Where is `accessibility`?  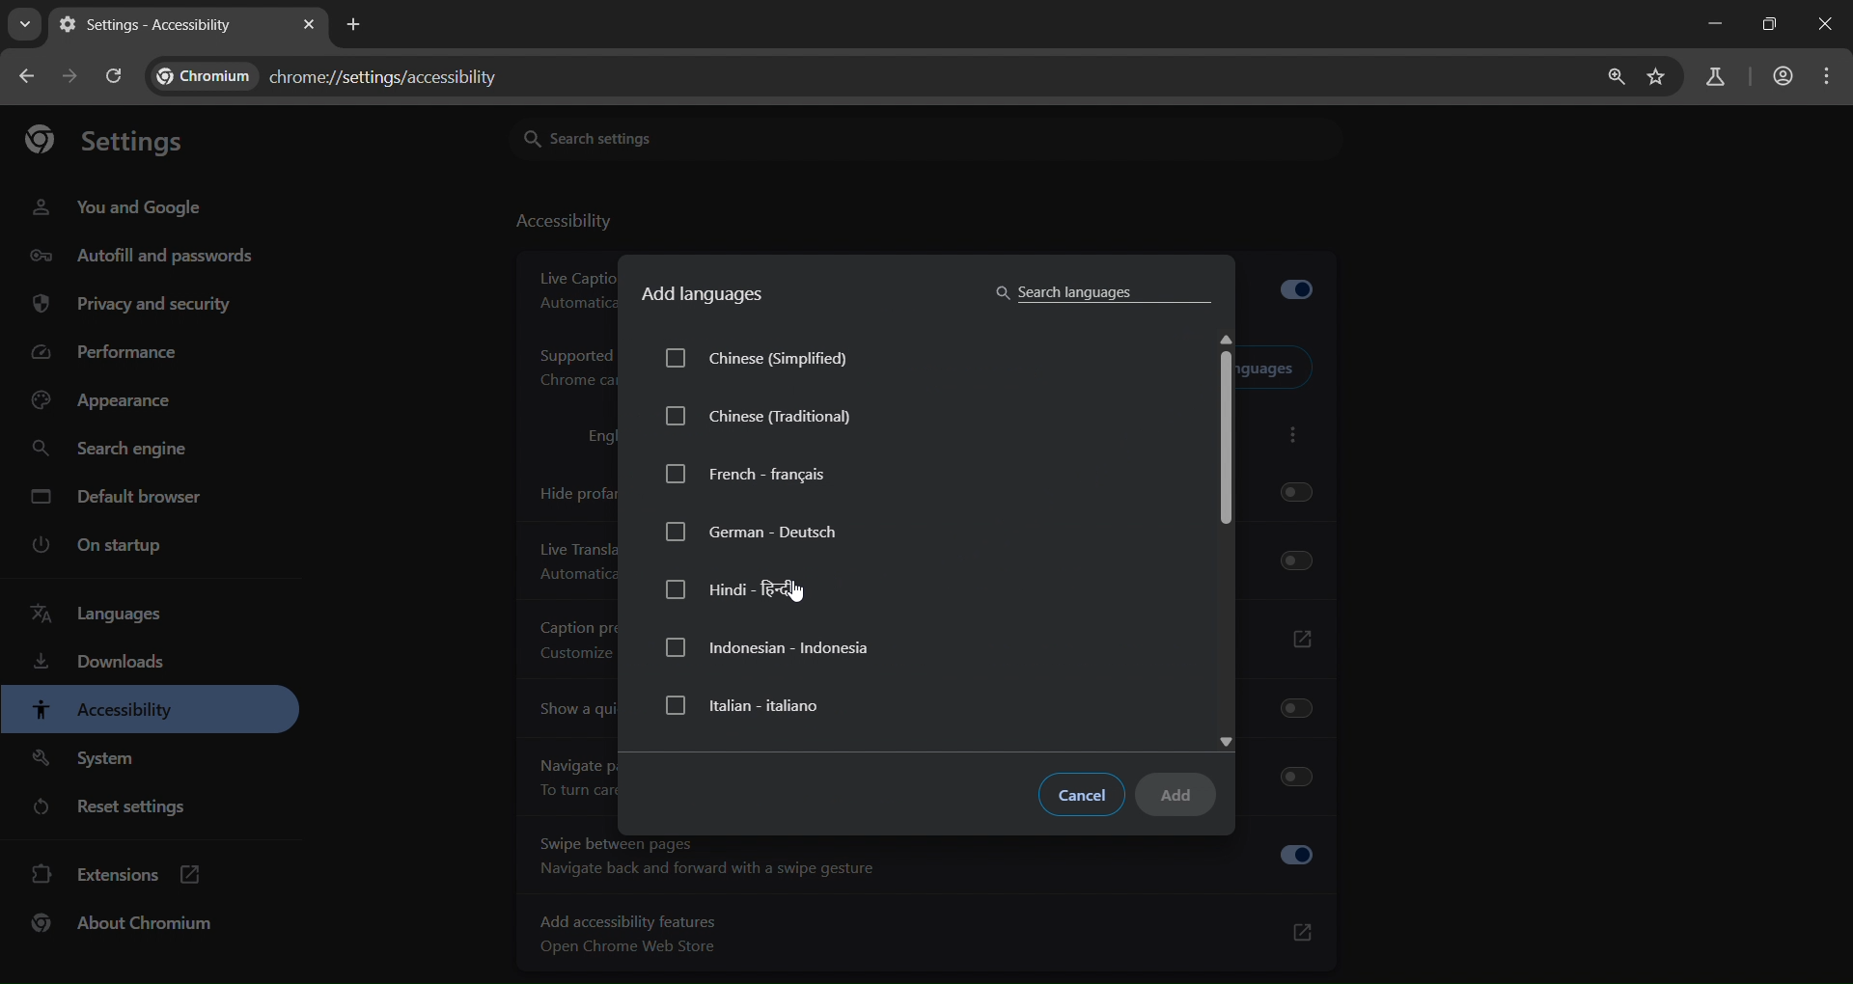 accessibility is located at coordinates (563, 224).